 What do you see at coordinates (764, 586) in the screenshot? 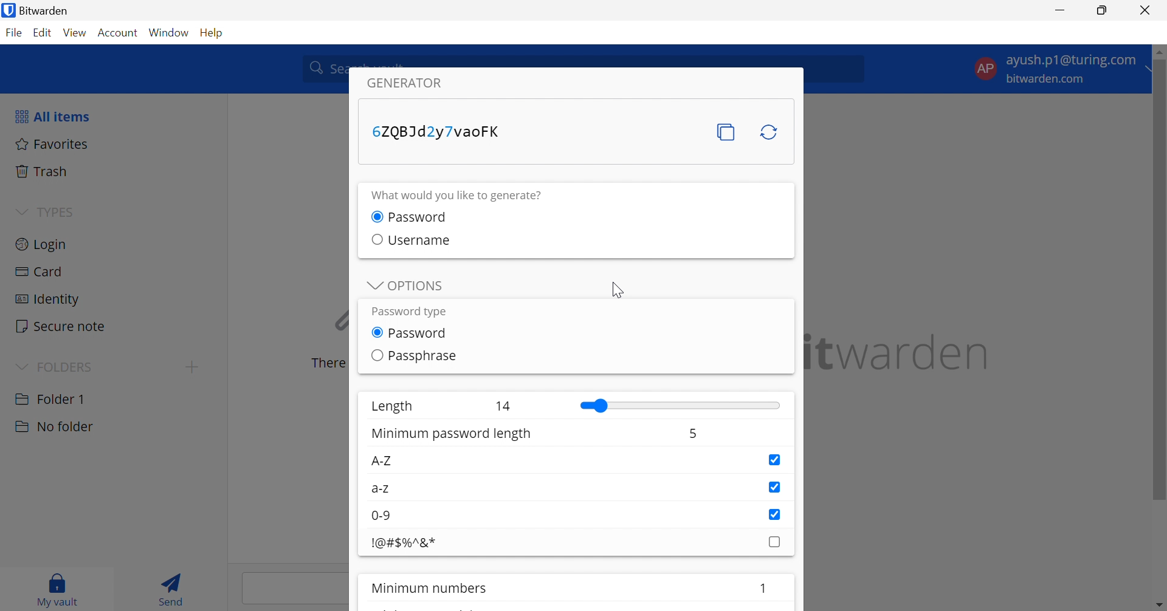
I see `1` at bounding box center [764, 586].